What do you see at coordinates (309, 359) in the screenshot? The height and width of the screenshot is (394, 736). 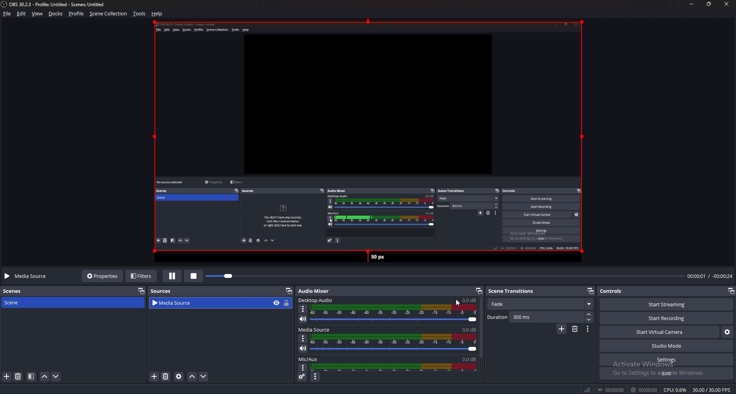 I see `mic/aux` at bounding box center [309, 359].